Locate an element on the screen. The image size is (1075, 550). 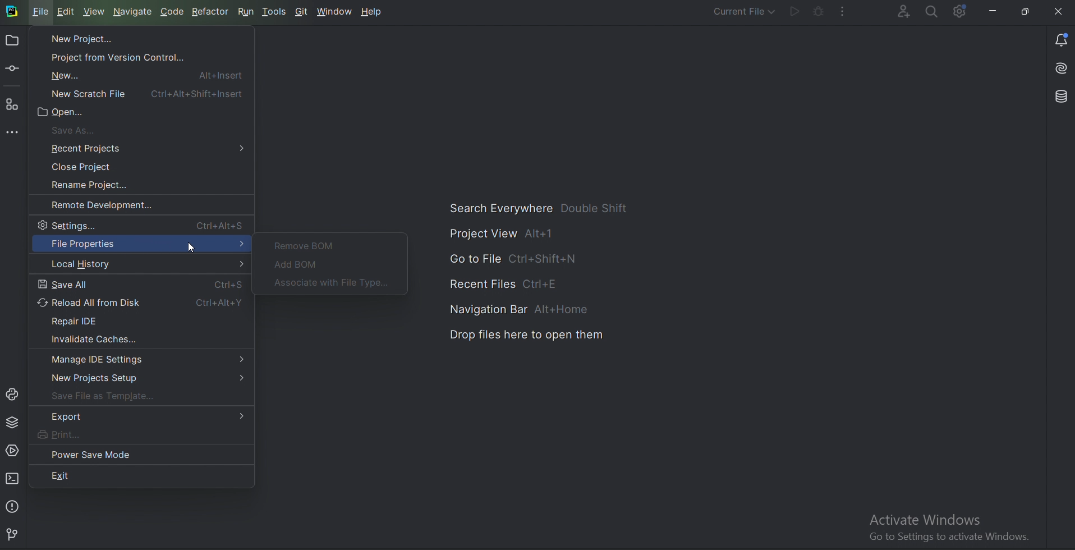
Navigation Bar Alt+Home is located at coordinates (525, 310).